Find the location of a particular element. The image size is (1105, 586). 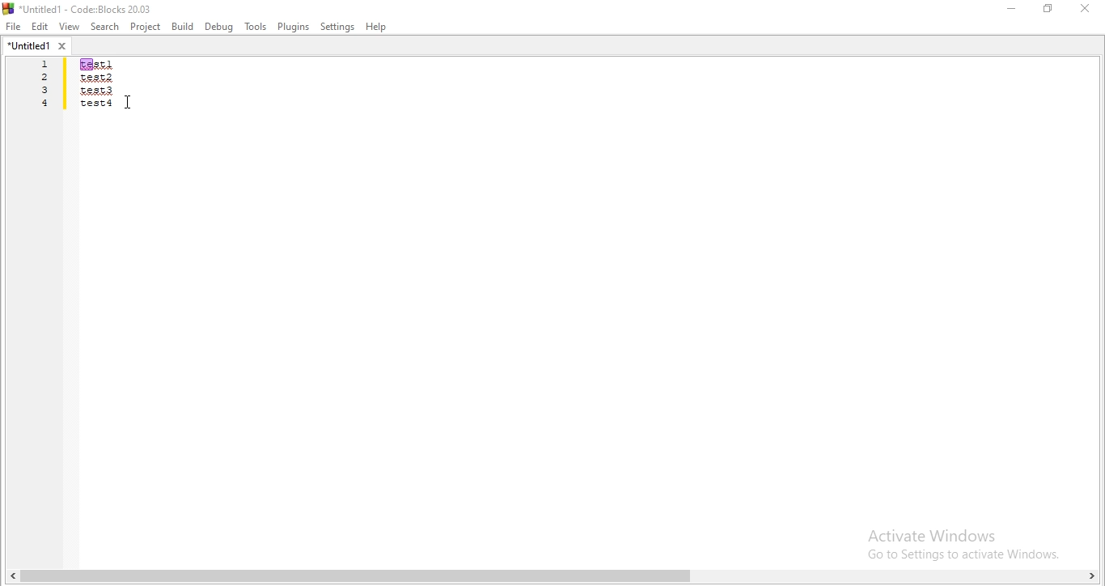

Edit  is located at coordinates (39, 26).